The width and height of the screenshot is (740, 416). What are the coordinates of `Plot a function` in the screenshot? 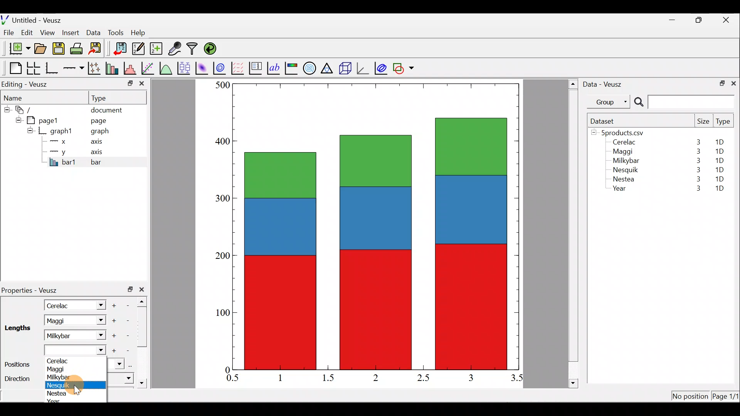 It's located at (166, 68).